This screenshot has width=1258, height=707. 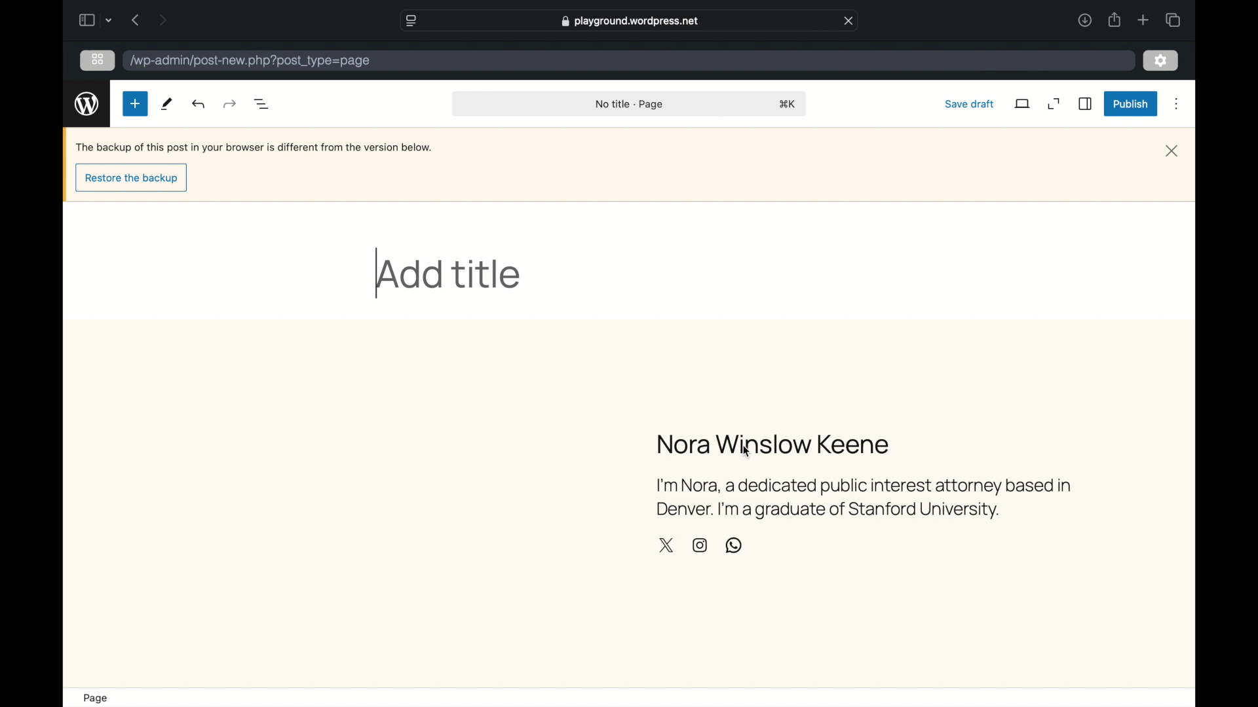 I want to click on page, so click(x=97, y=698).